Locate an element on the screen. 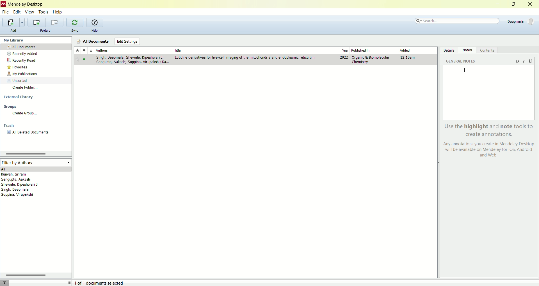 The image size is (539, 286). bold is located at coordinates (519, 63).